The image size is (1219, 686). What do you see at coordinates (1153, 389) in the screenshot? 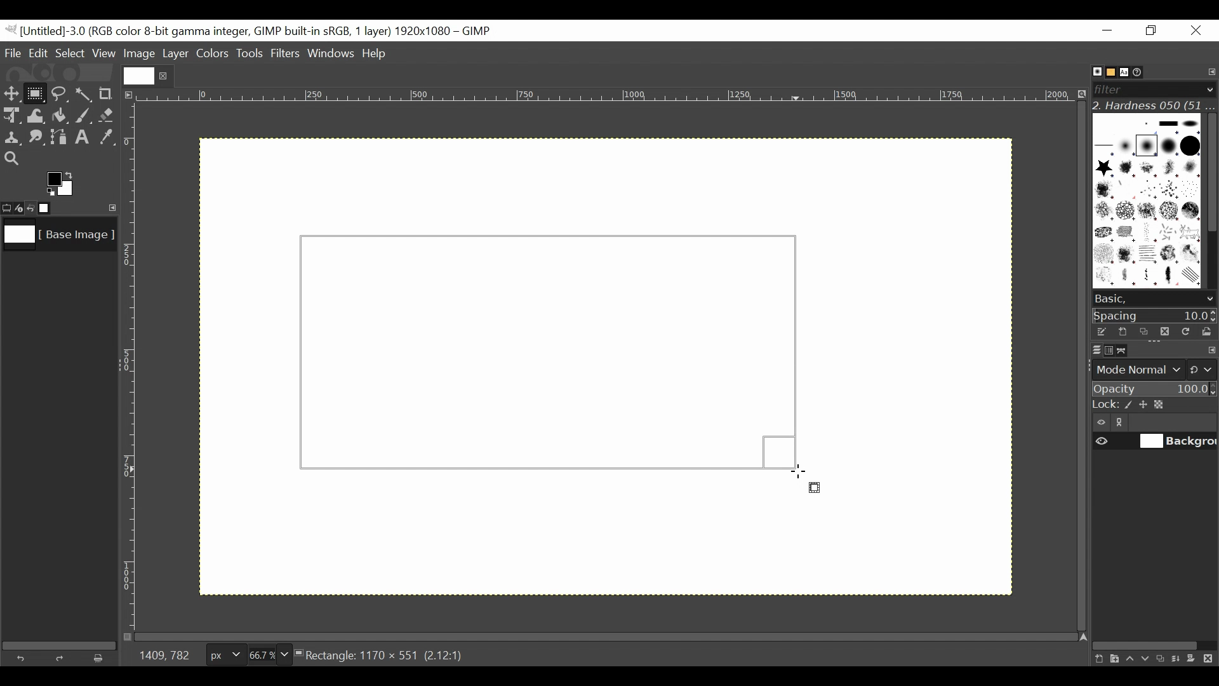
I see `Opacity` at bounding box center [1153, 389].